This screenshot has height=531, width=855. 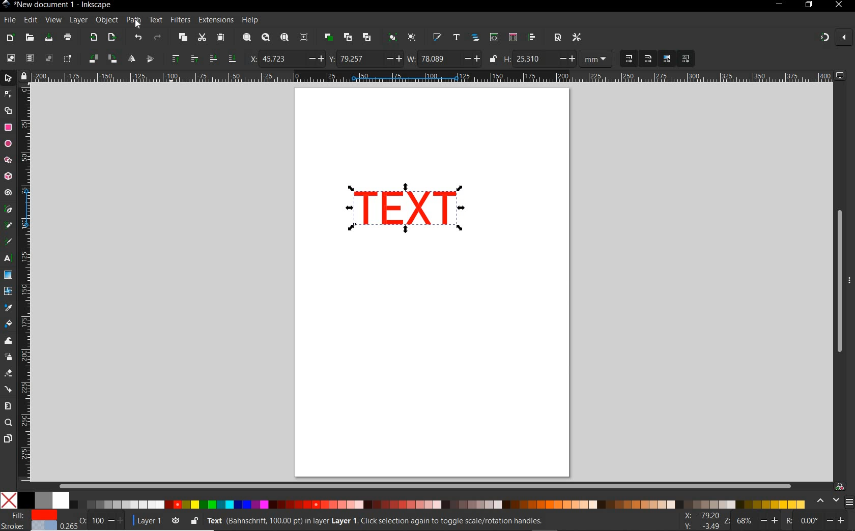 I want to click on LOCK/UNLOCK HEIGHT/WIDTH, so click(x=494, y=59).